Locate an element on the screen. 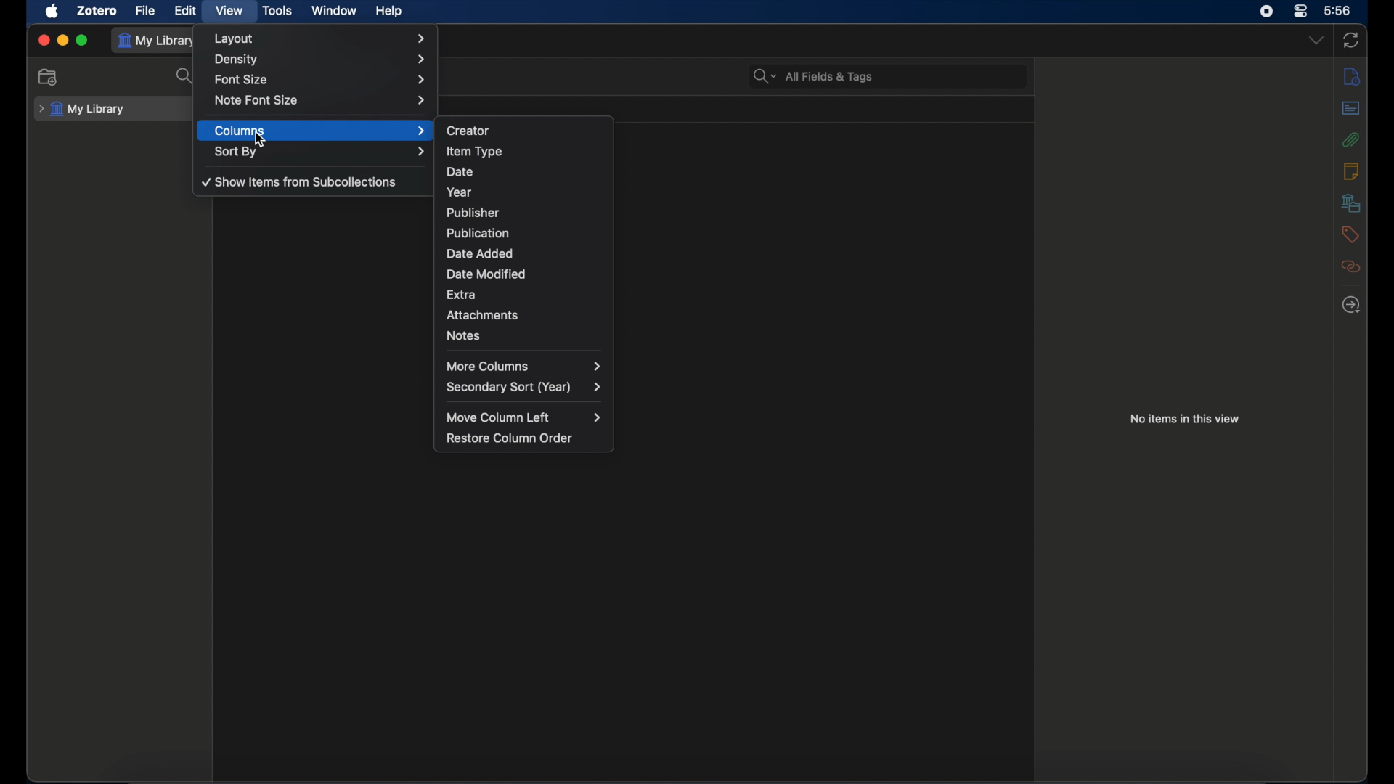 The width and height of the screenshot is (1394, 784). my library is located at coordinates (158, 40).